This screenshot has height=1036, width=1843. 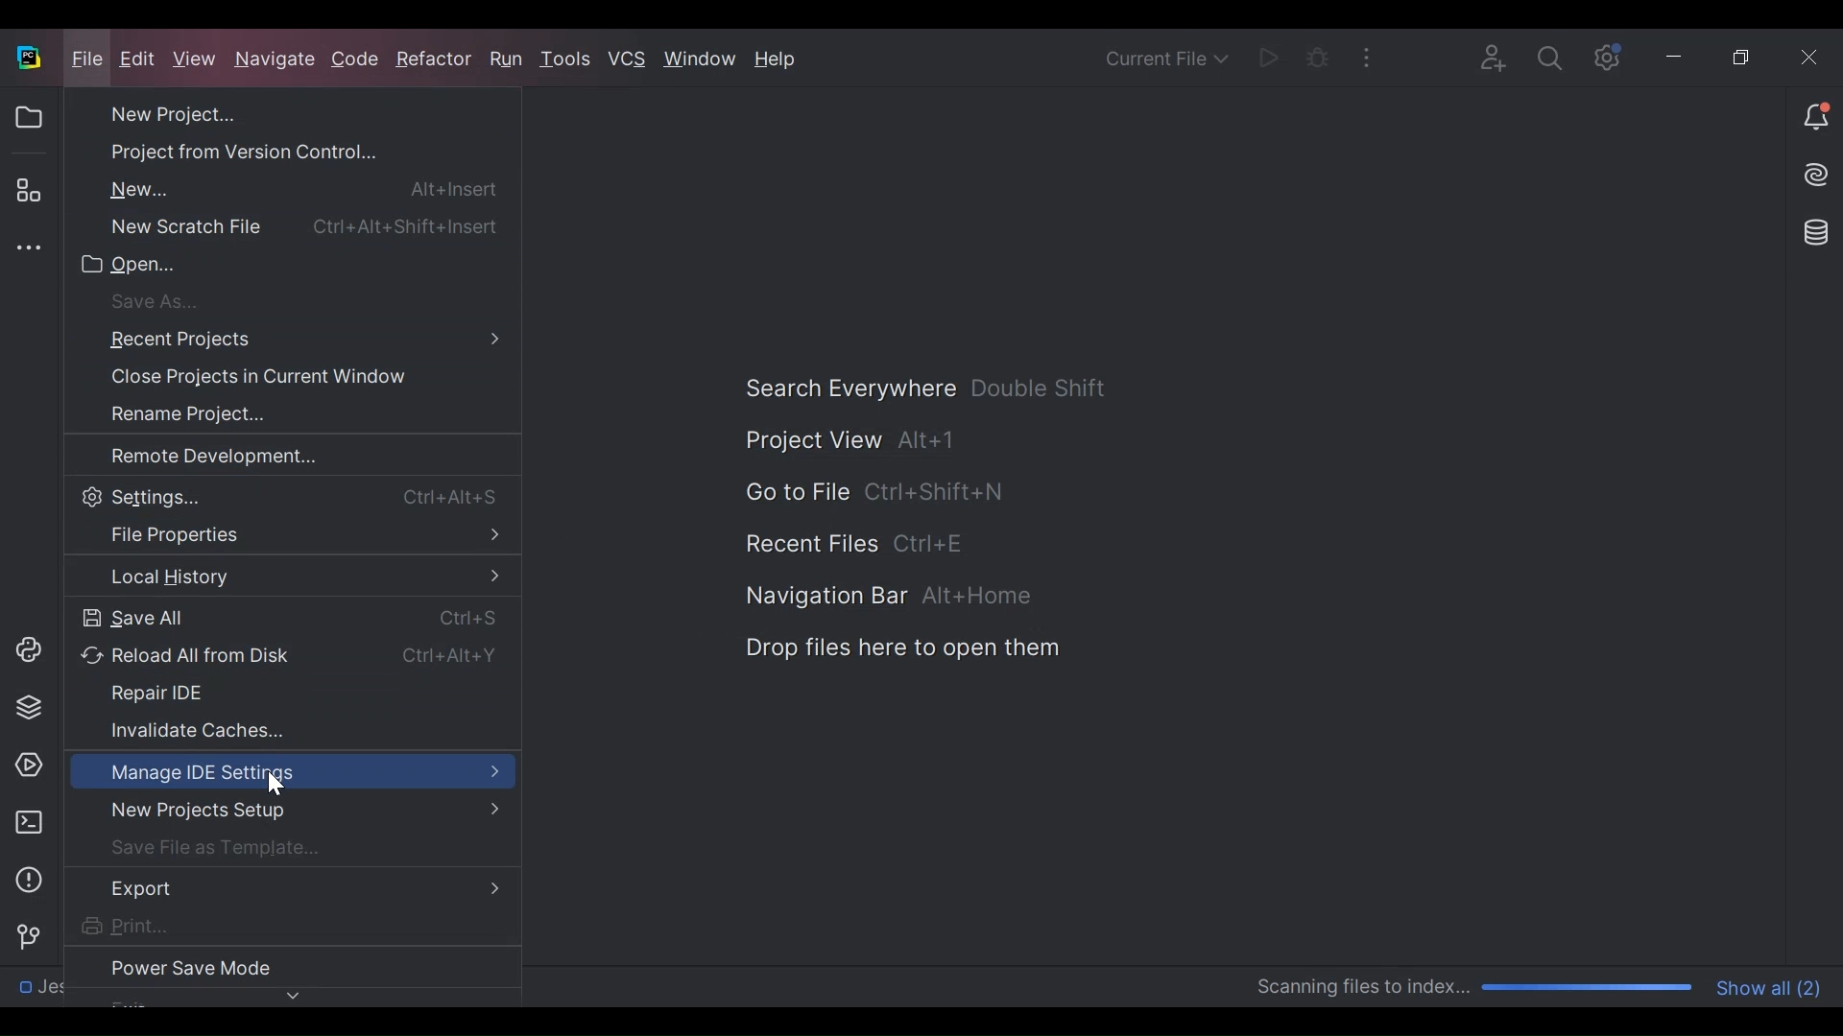 I want to click on Drag files here to open them, so click(x=900, y=647).